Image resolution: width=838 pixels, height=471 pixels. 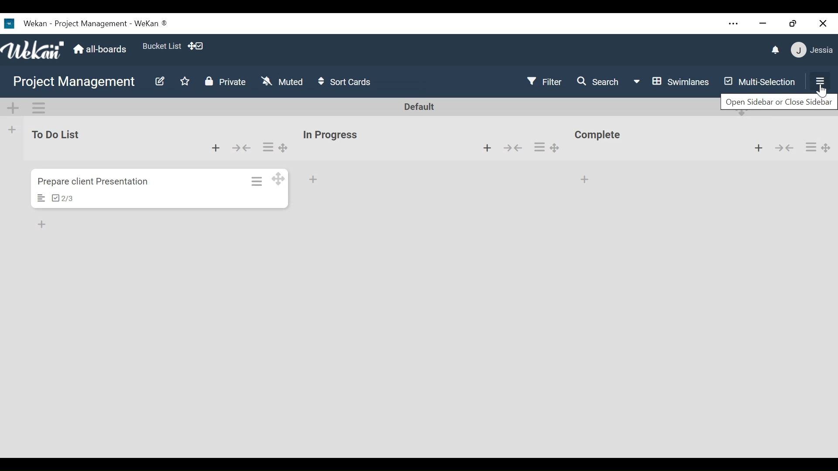 I want to click on Card actions, so click(x=258, y=181).